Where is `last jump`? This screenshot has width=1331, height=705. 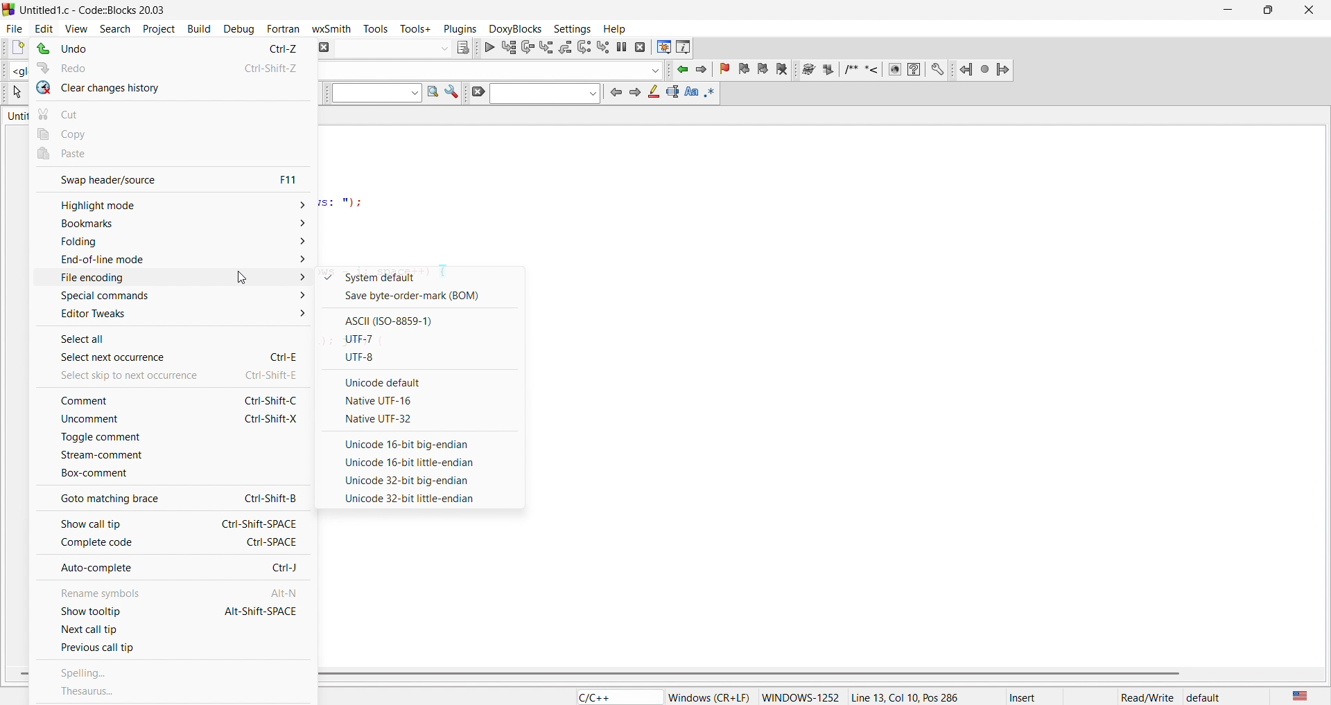 last jump is located at coordinates (986, 71).